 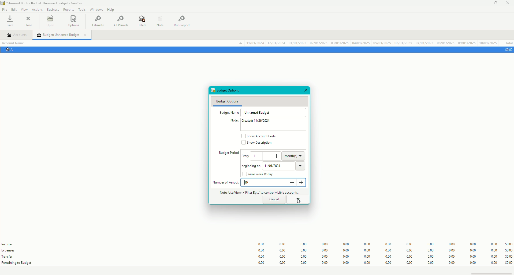 I want to click on Reports, so click(x=69, y=10).